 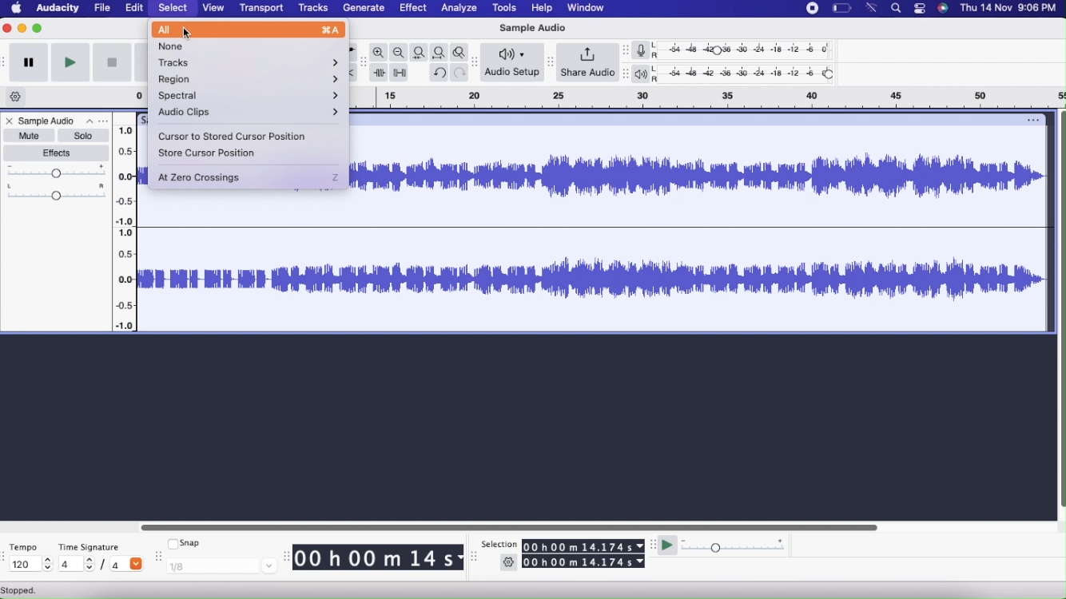 I want to click on Redo, so click(x=460, y=73).